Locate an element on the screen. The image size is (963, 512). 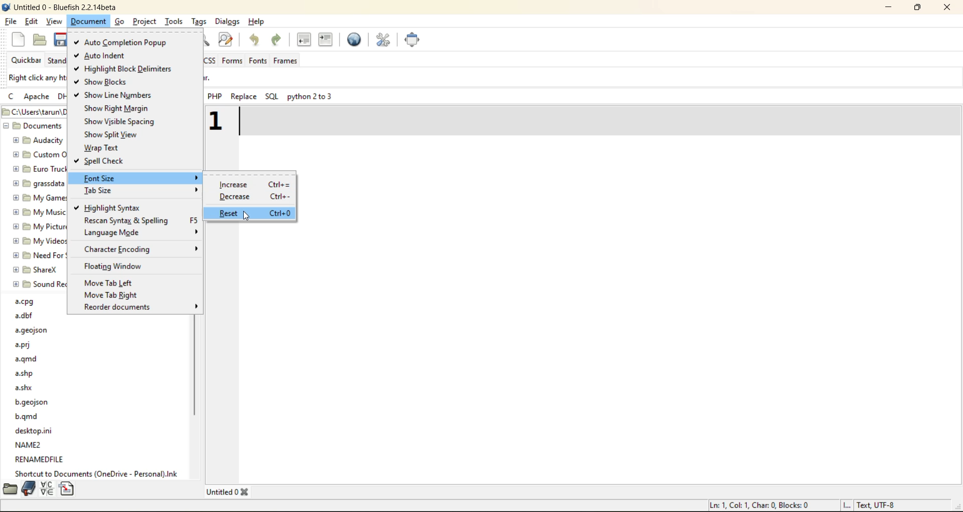
a.shp is located at coordinates (26, 373).